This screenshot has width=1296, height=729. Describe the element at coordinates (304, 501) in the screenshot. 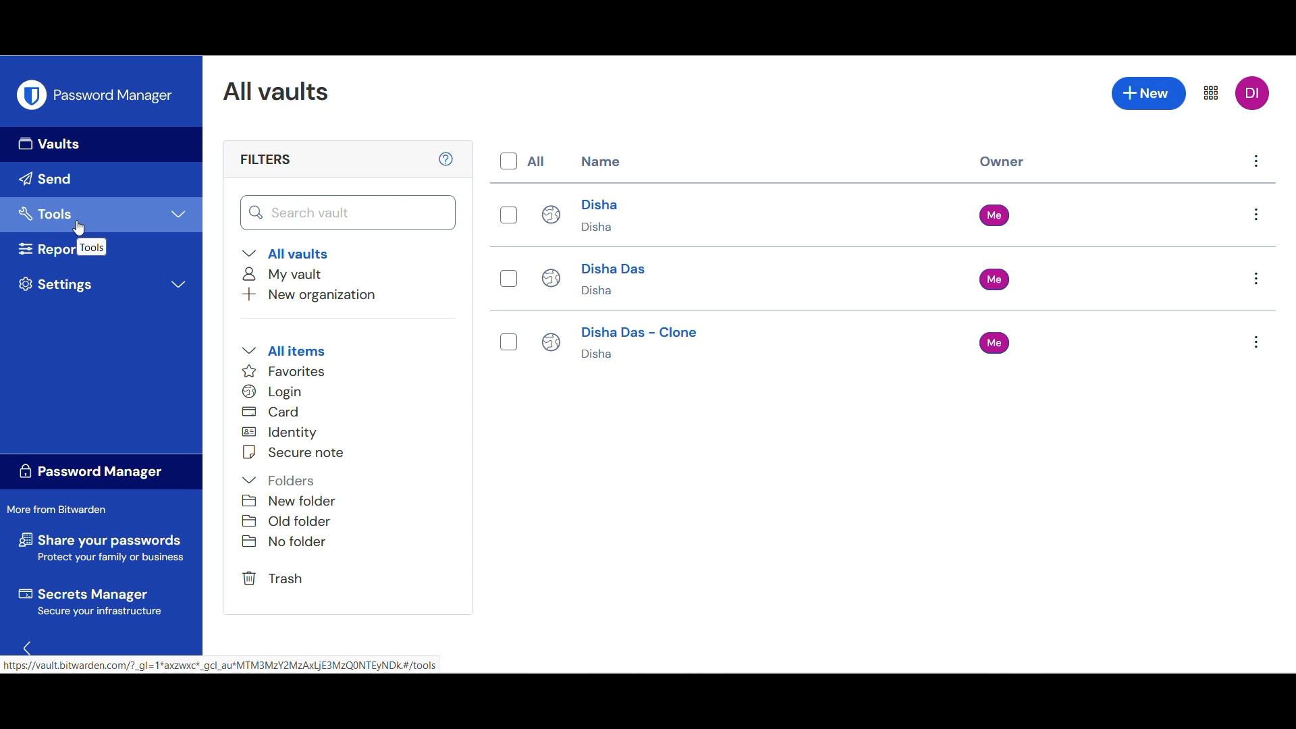

I see `New folder` at that location.